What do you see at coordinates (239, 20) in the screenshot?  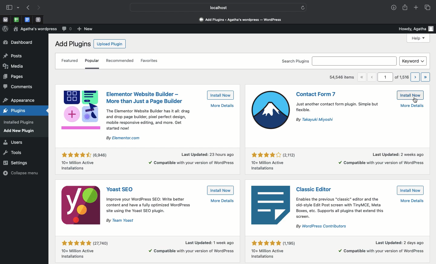 I see `Dashboard` at bounding box center [239, 20].